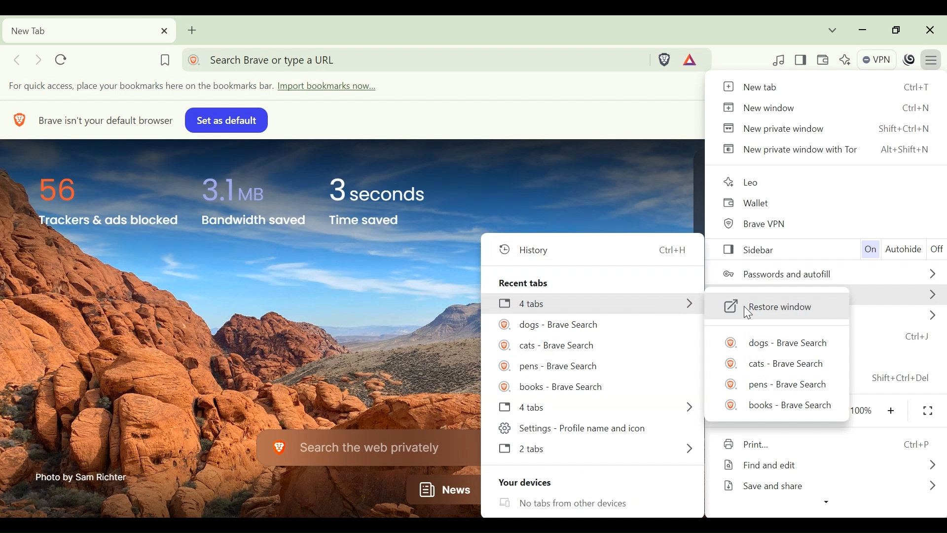 The width and height of the screenshot is (947, 533). I want to click on Sidebar, so click(746, 250).